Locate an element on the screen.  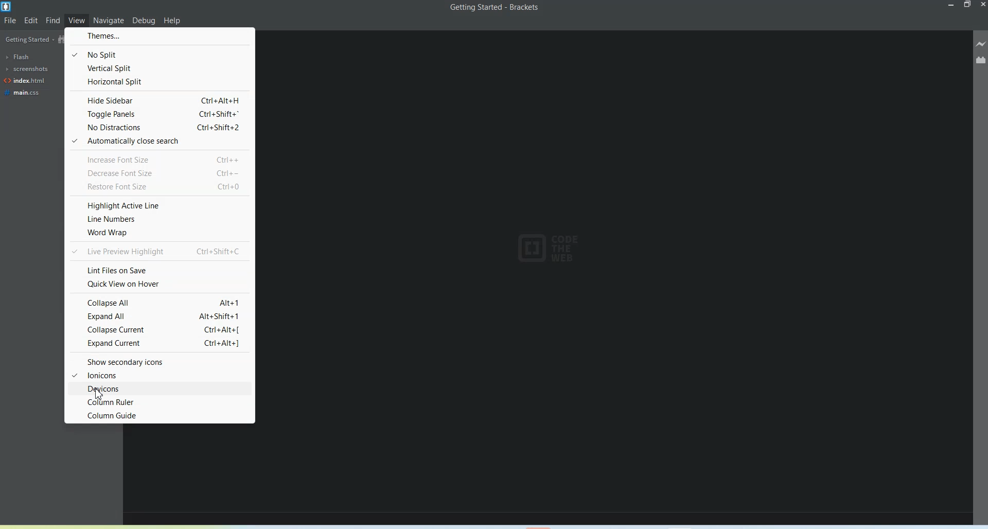
Decrease Font size is located at coordinates (158, 172).